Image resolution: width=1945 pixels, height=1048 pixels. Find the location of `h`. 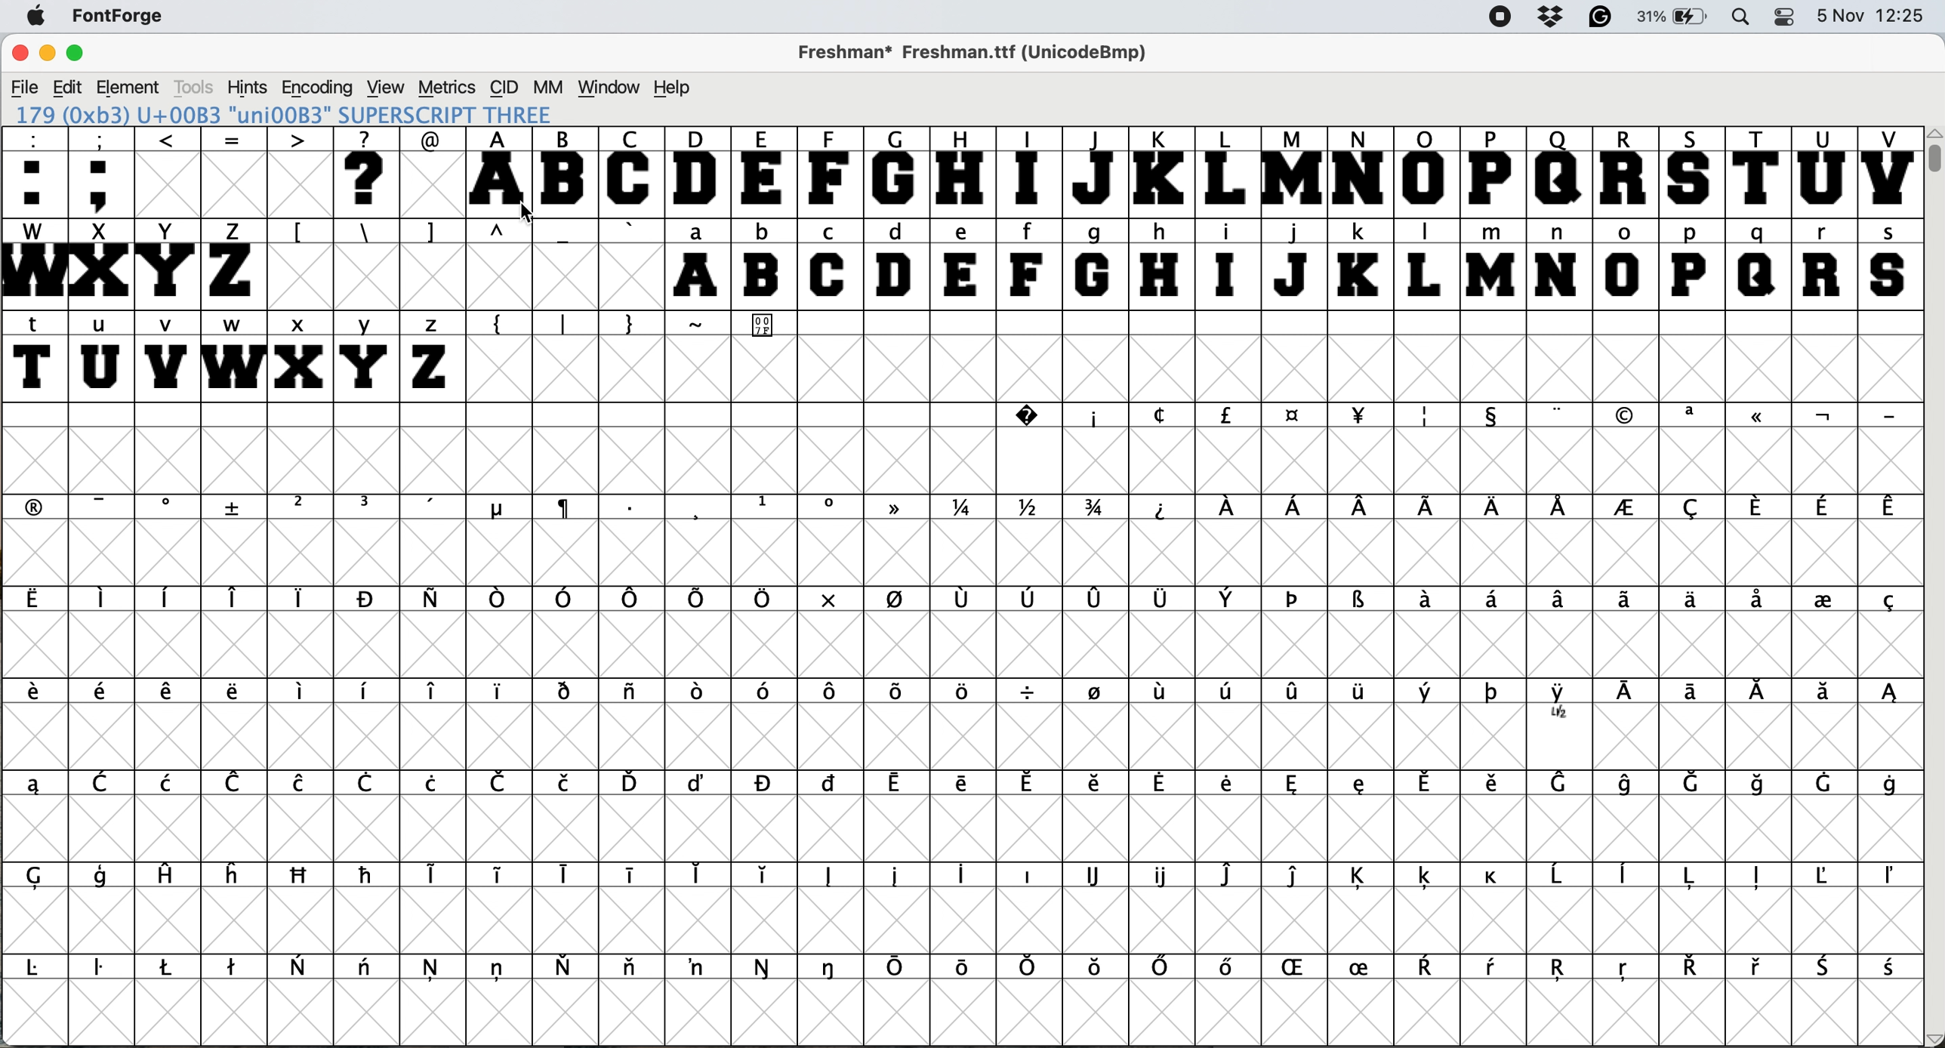

h is located at coordinates (1164, 263).